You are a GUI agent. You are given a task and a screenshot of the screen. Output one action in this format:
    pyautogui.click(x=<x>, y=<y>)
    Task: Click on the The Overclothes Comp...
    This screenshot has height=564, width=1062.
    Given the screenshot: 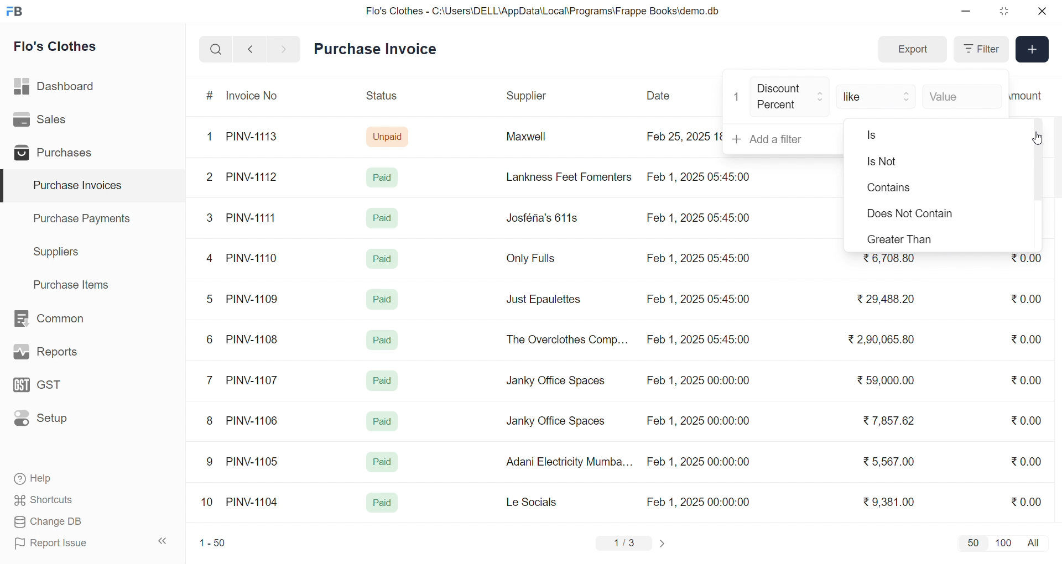 What is the action you would take?
    pyautogui.click(x=565, y=339)
    